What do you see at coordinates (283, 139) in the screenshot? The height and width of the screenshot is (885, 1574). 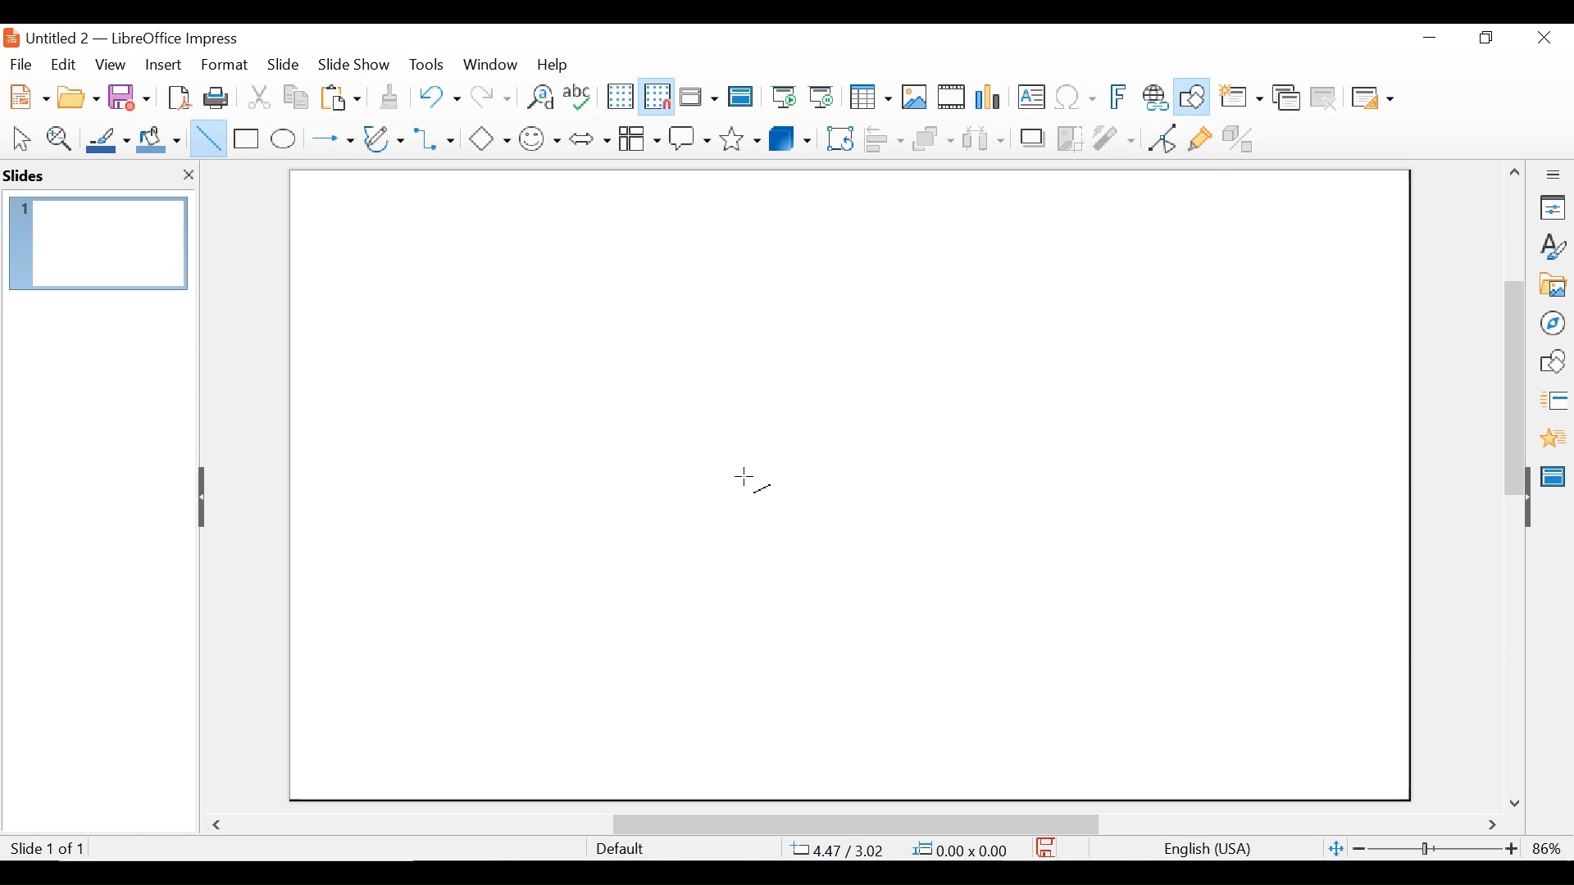 I see `Ellipse` at bounding box center [283, 139].